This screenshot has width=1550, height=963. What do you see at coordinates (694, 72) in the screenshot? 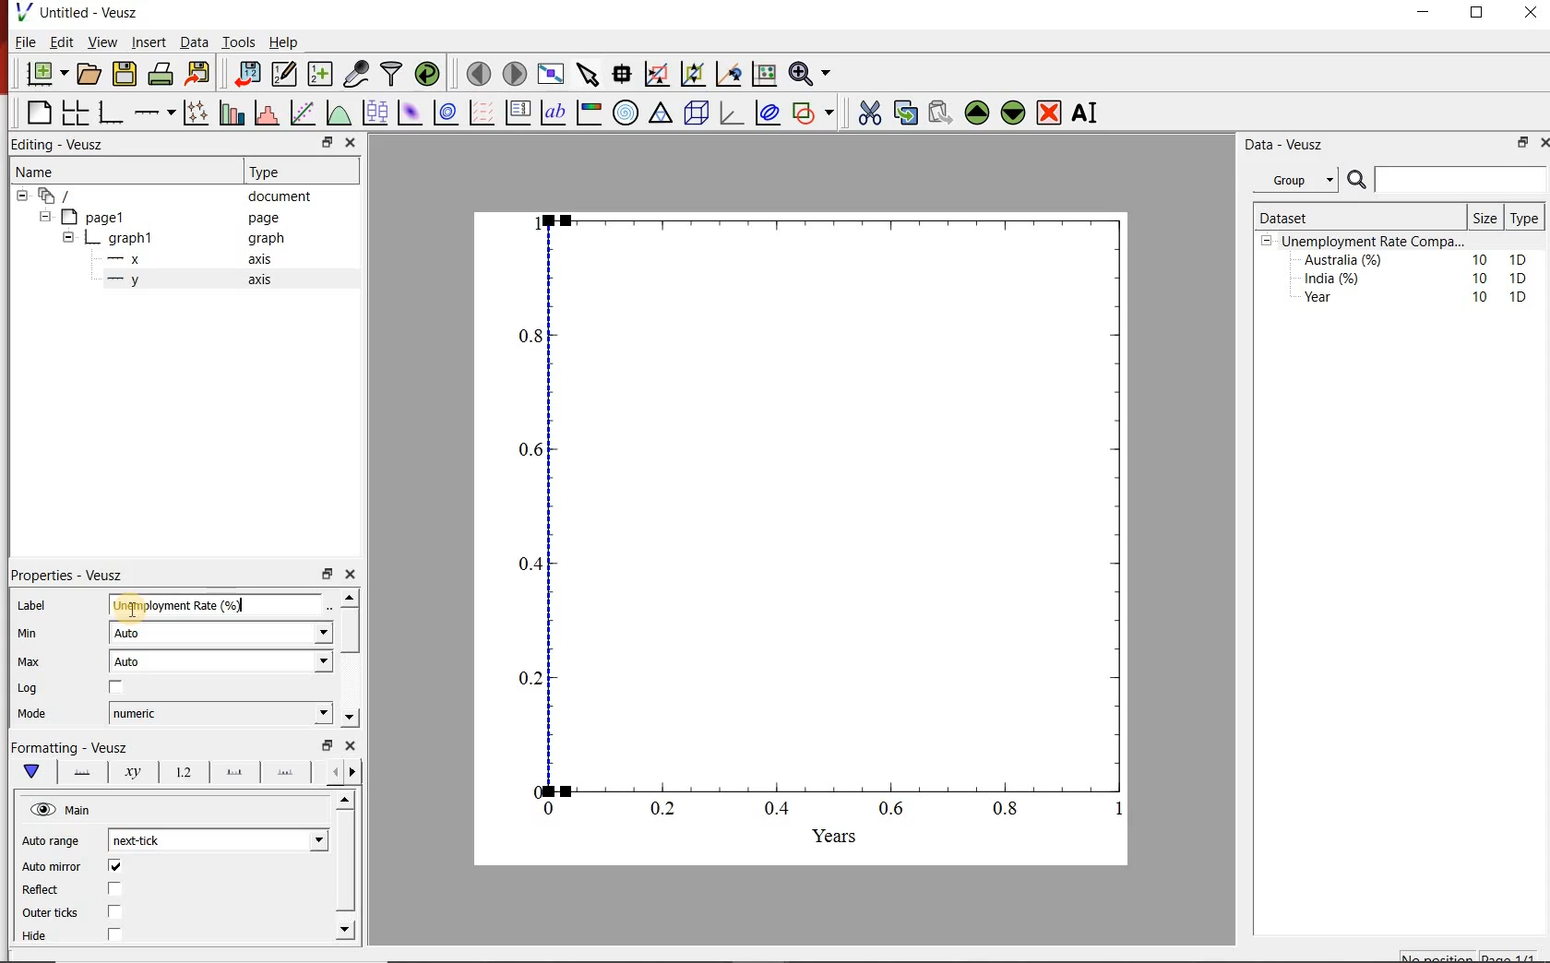
I see `click to zoom out graph axes` at bounding box center [694, 72].